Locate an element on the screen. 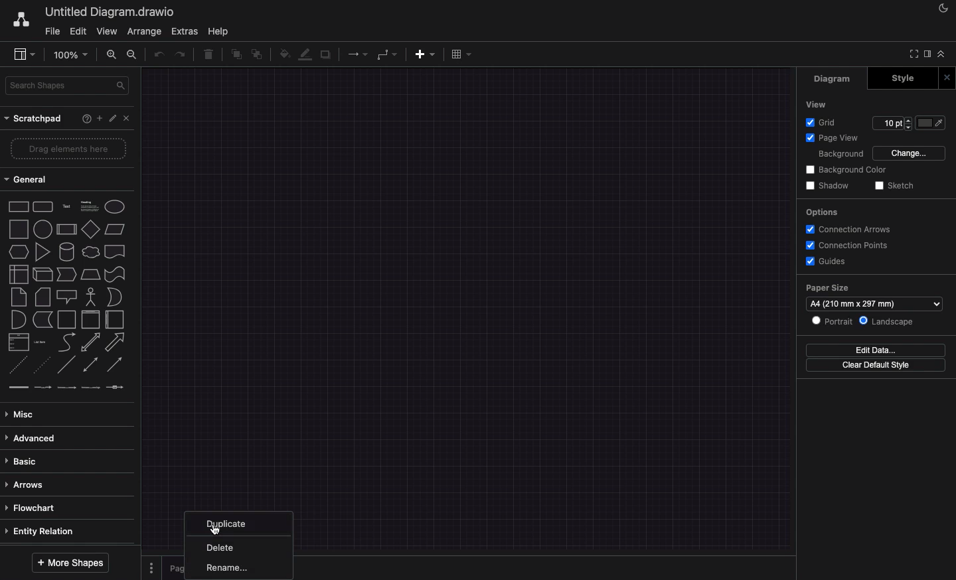 This screenshot has height=580, width=956. text is located at coordinates (89, 206).